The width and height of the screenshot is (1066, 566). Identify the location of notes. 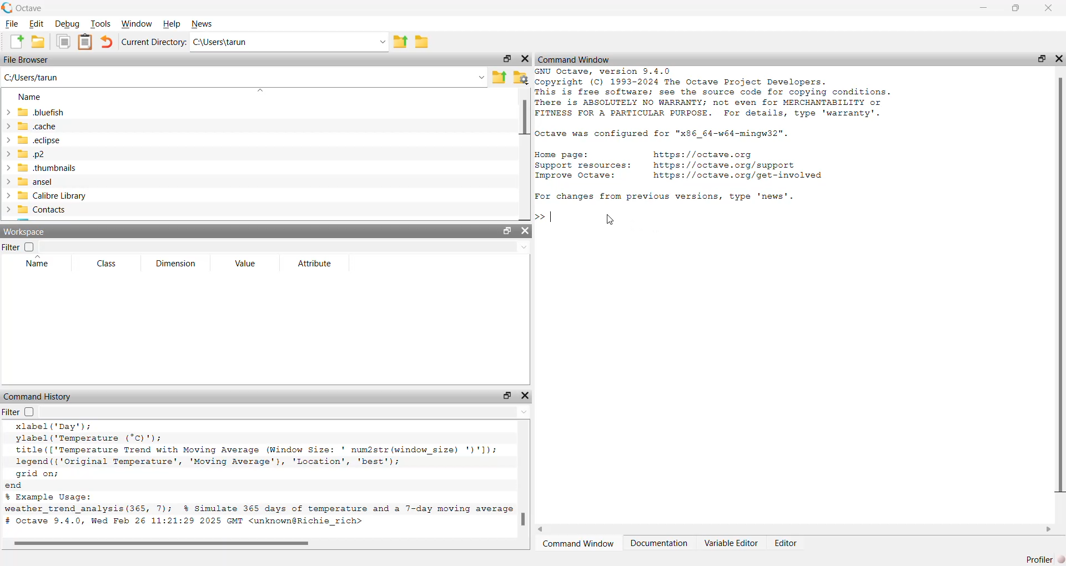
(86, 42).